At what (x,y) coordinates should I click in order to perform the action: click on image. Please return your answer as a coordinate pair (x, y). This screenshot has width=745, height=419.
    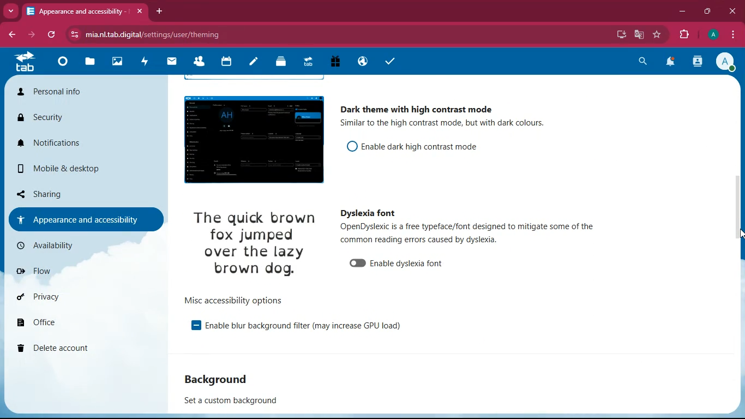
    Looking at the image, I should click on (251, 245).